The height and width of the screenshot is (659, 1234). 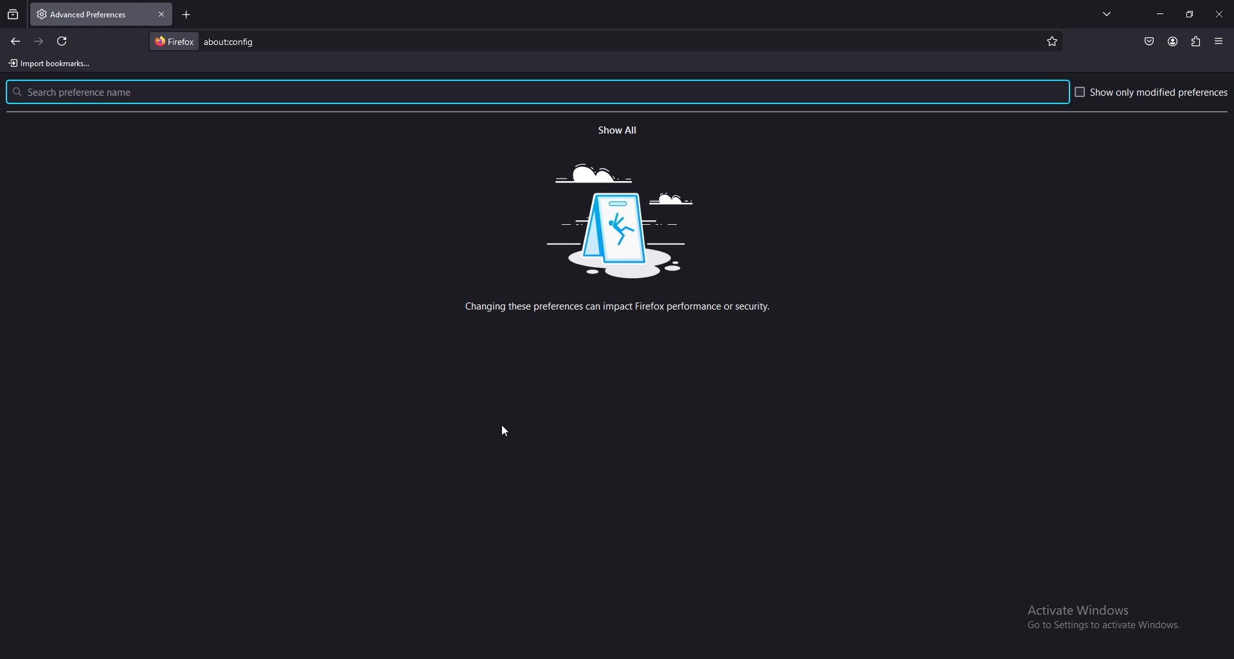 I want to click on mark as favorite, so click(x=1052, y=43).